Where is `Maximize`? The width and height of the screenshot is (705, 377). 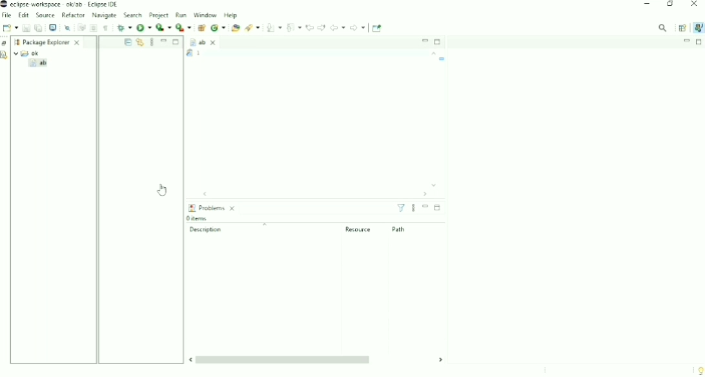
Maximize is located at coordinates (437, 207).